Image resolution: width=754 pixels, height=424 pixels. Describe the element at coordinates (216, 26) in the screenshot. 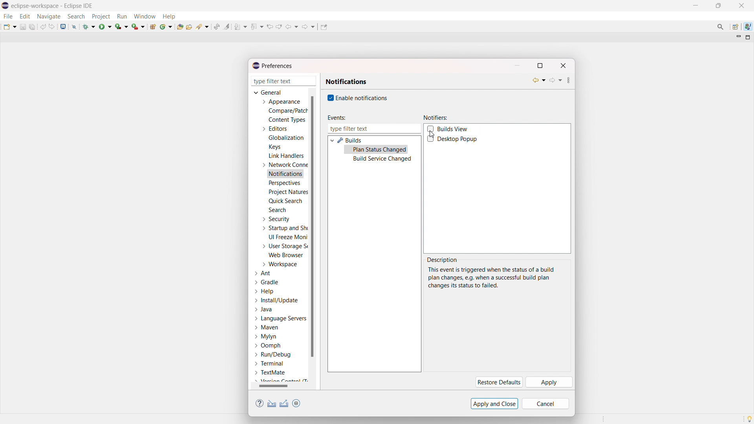

I see `toggle ant editor auto reconcile` at that location.